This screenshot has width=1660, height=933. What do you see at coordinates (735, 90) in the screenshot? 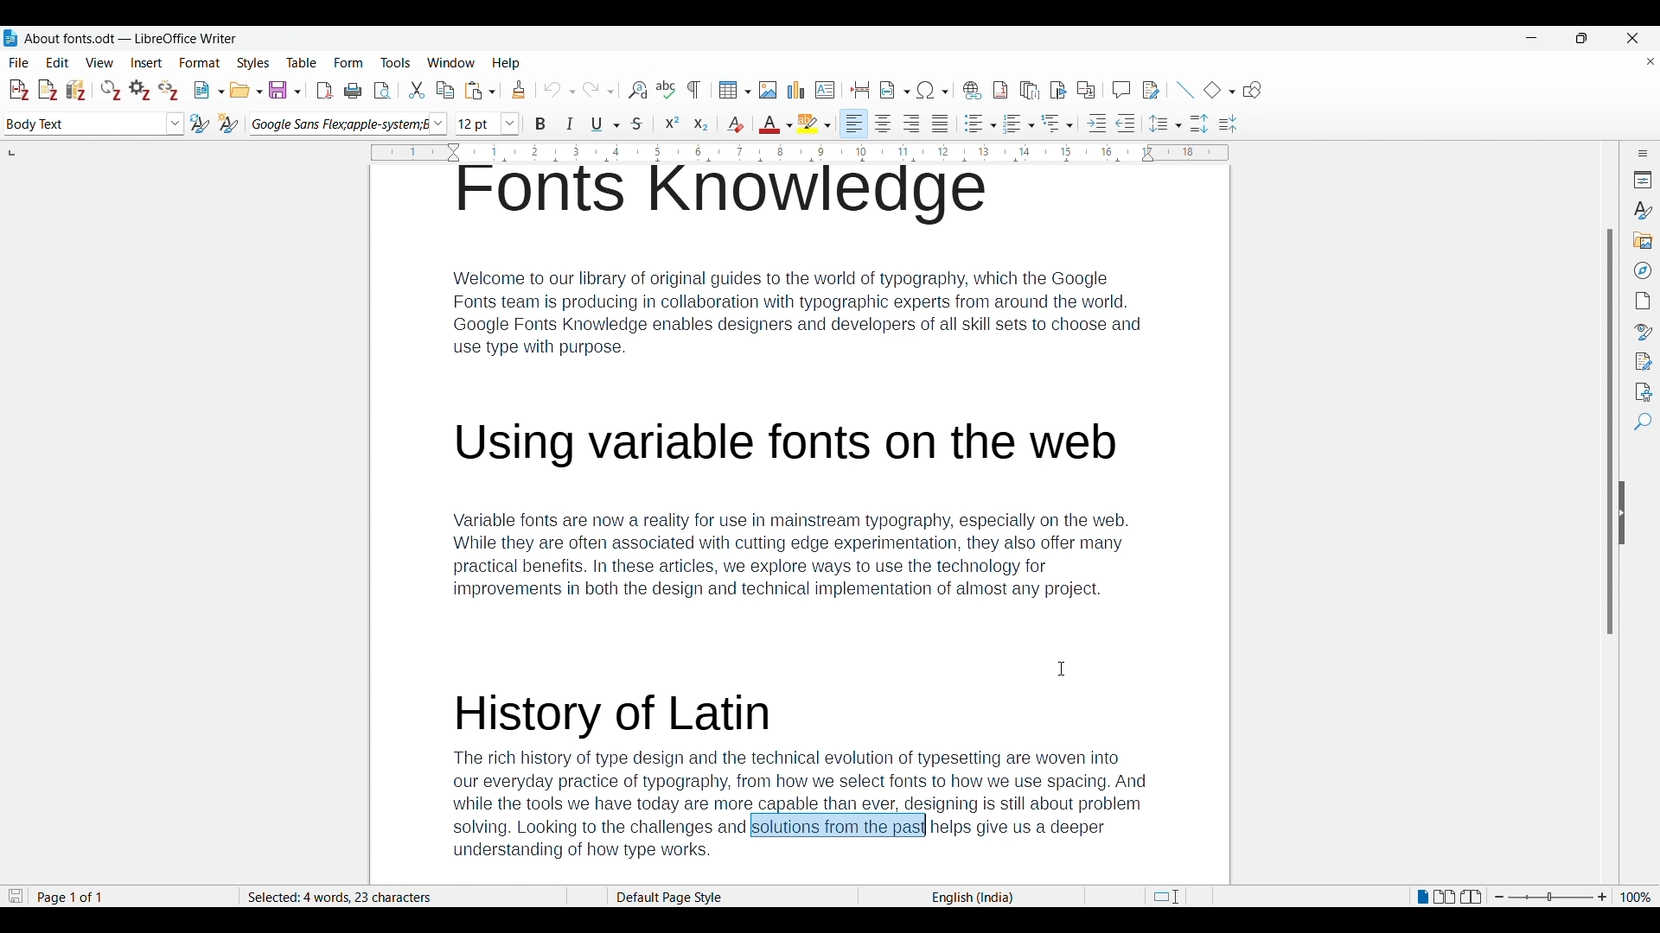
I see `Insert table` at bounding box center [735, 90].